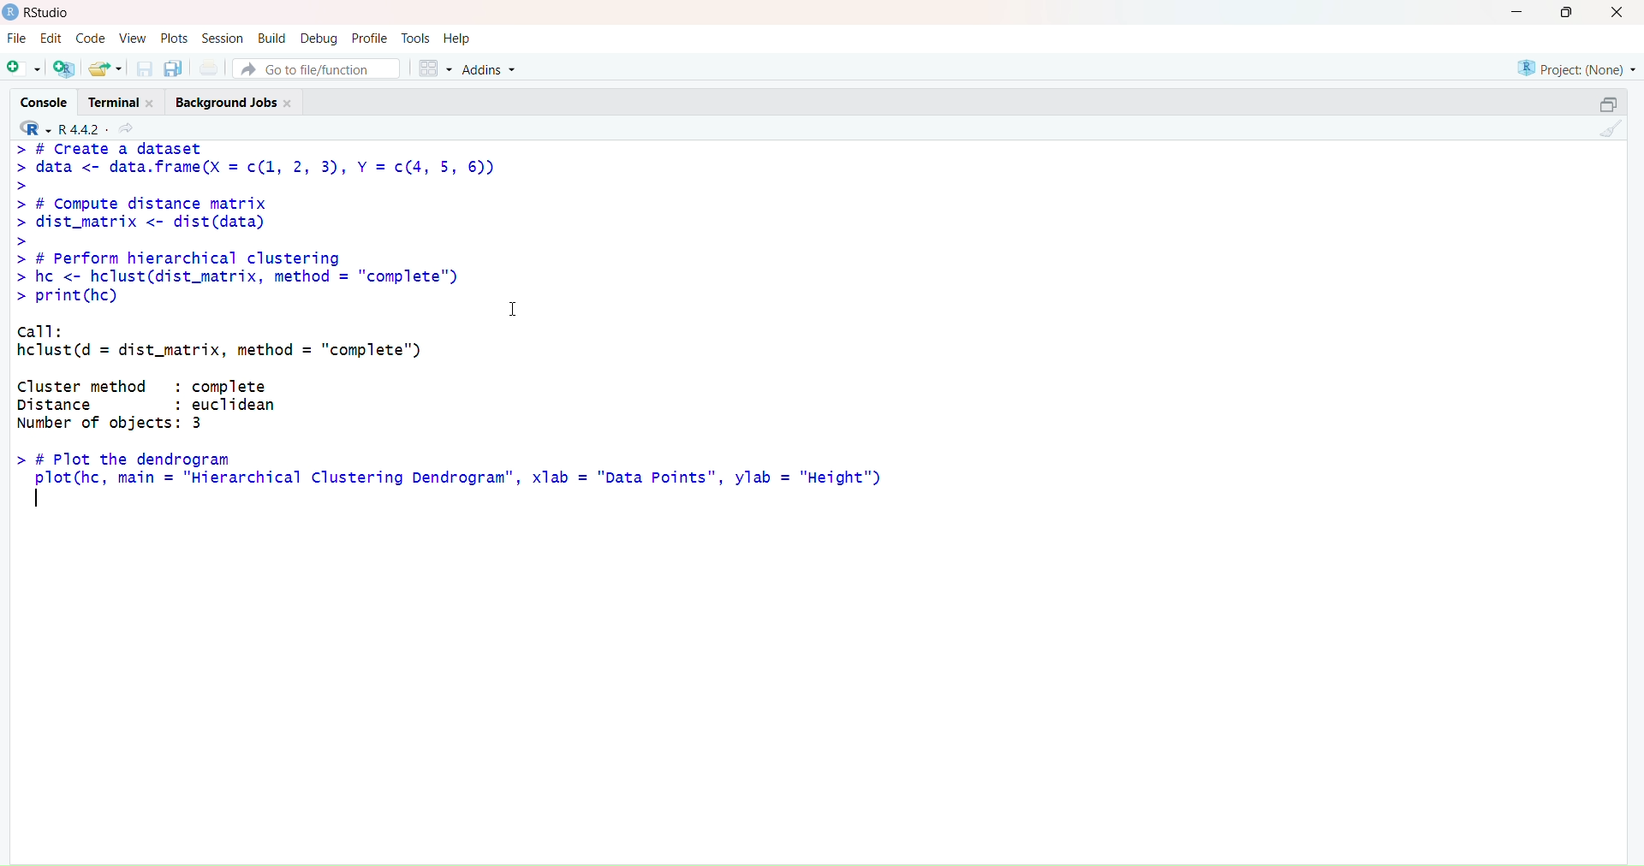  Describe the element at coordinates (1577, 67) in the screenshot. I see `Project (Note)` at that location.